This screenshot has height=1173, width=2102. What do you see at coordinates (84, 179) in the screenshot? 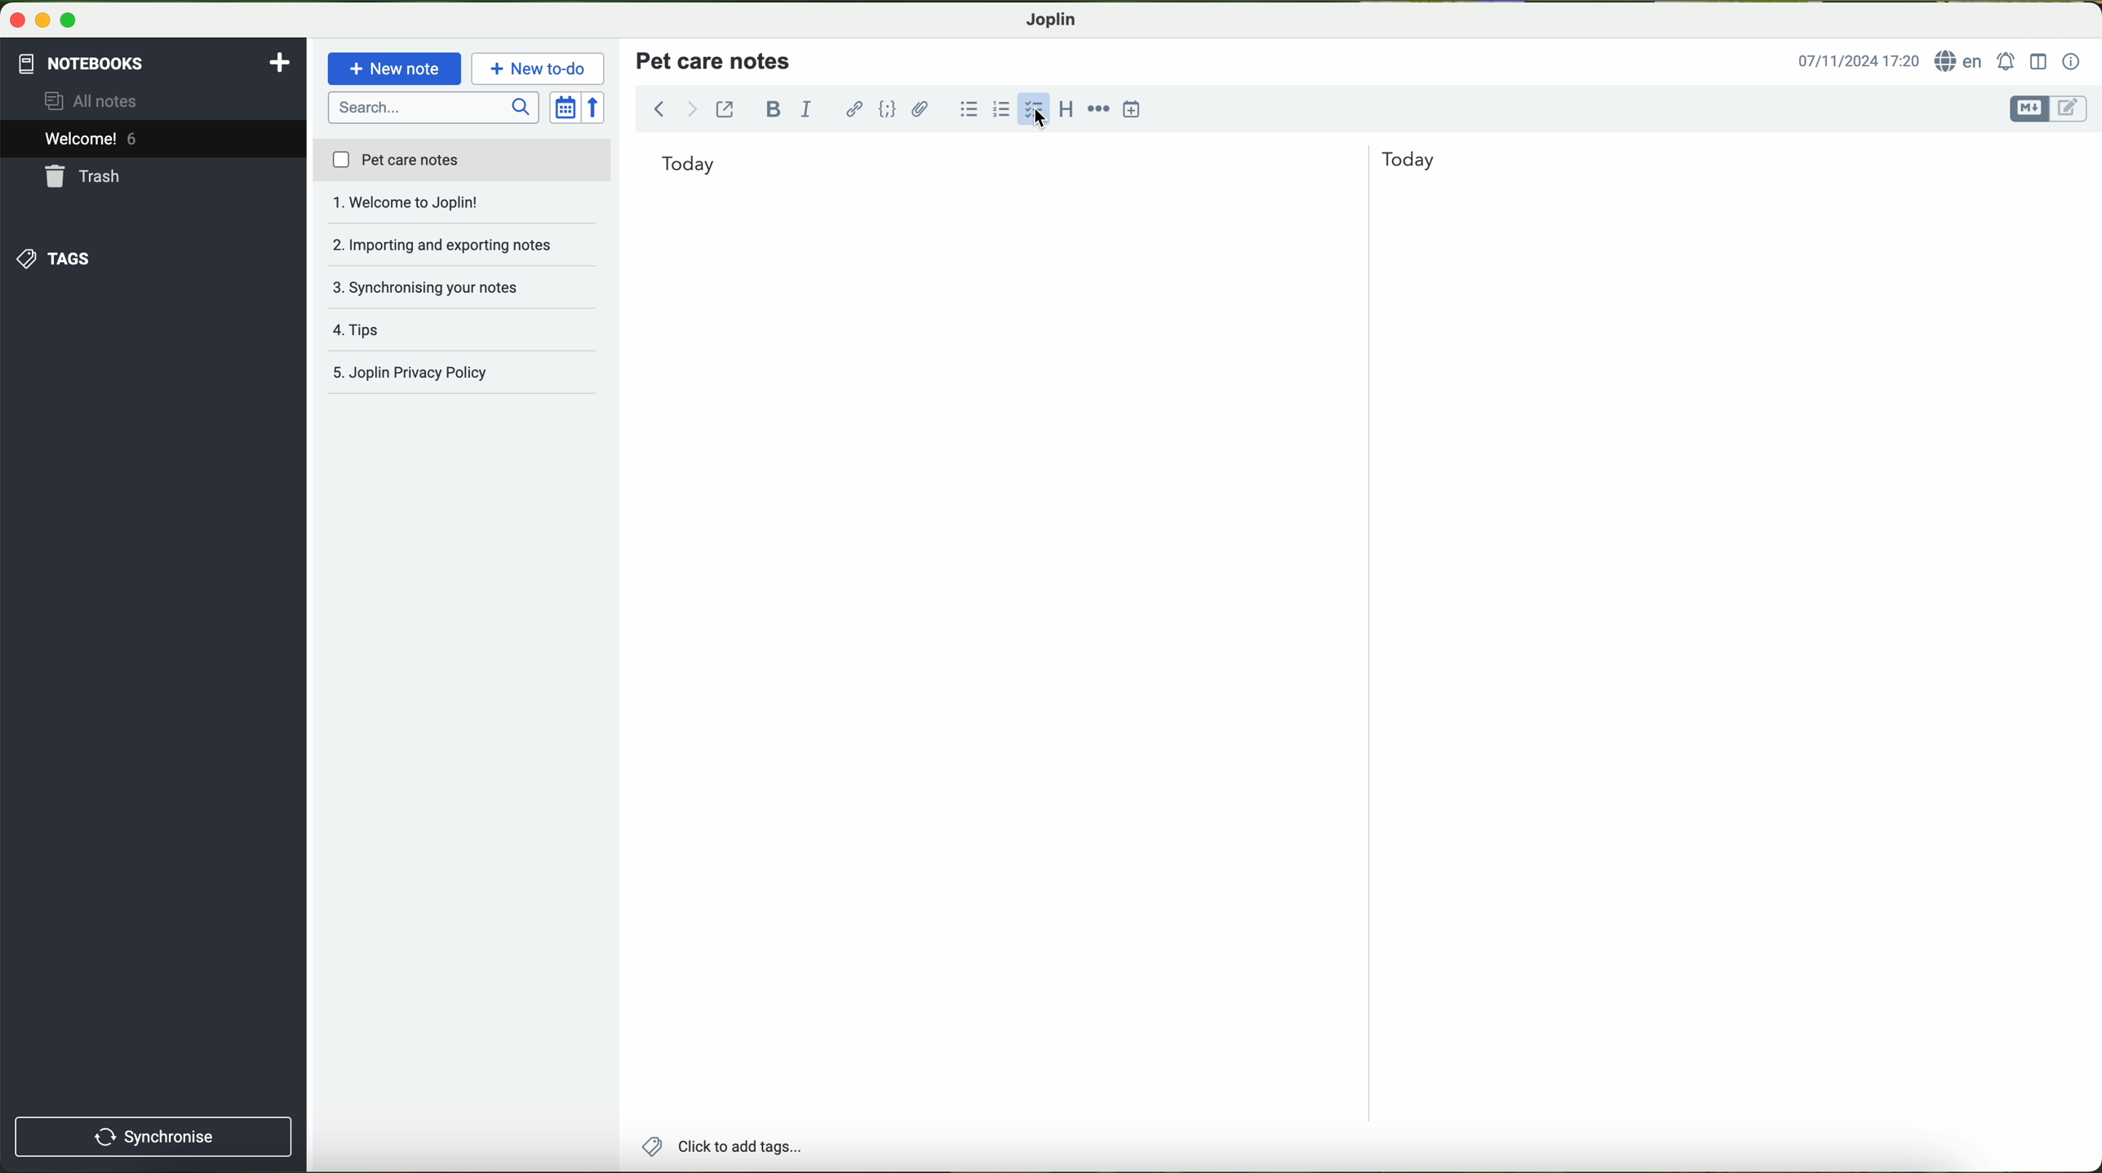
I see `trash` at bounding box center [84, 179].